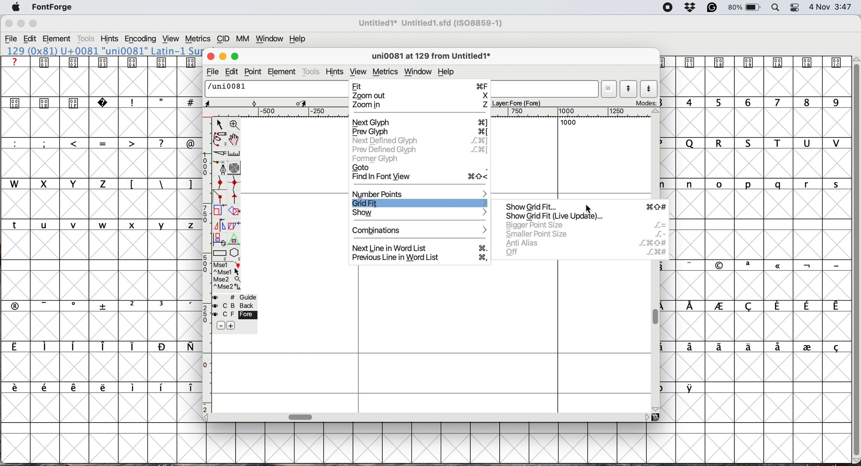 This screenshot has height=466, width=861. Describe the element at coordinates (255, 103) in the screenshot. I see `Rotate Point Tool` at that location.